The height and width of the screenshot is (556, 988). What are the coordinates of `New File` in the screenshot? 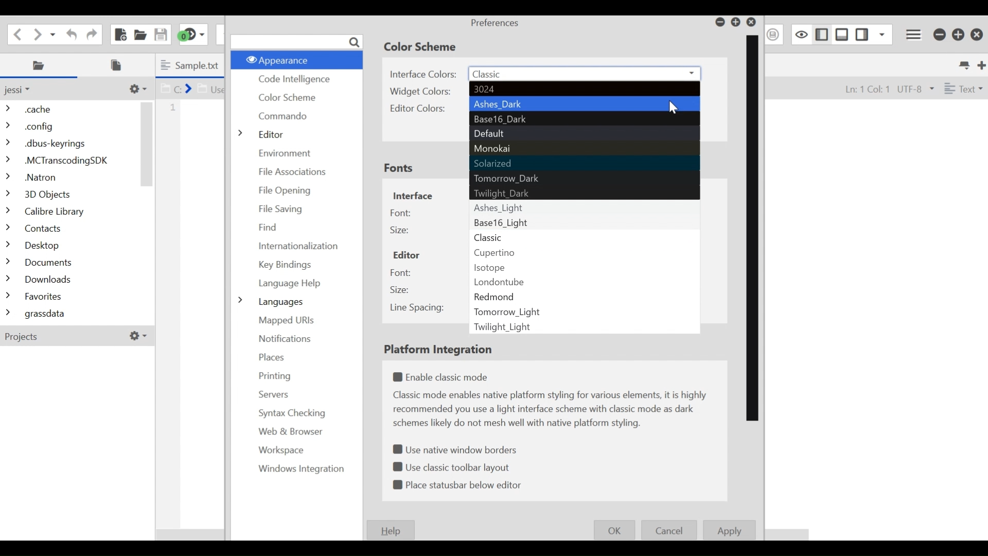 It's located at (119, 34).